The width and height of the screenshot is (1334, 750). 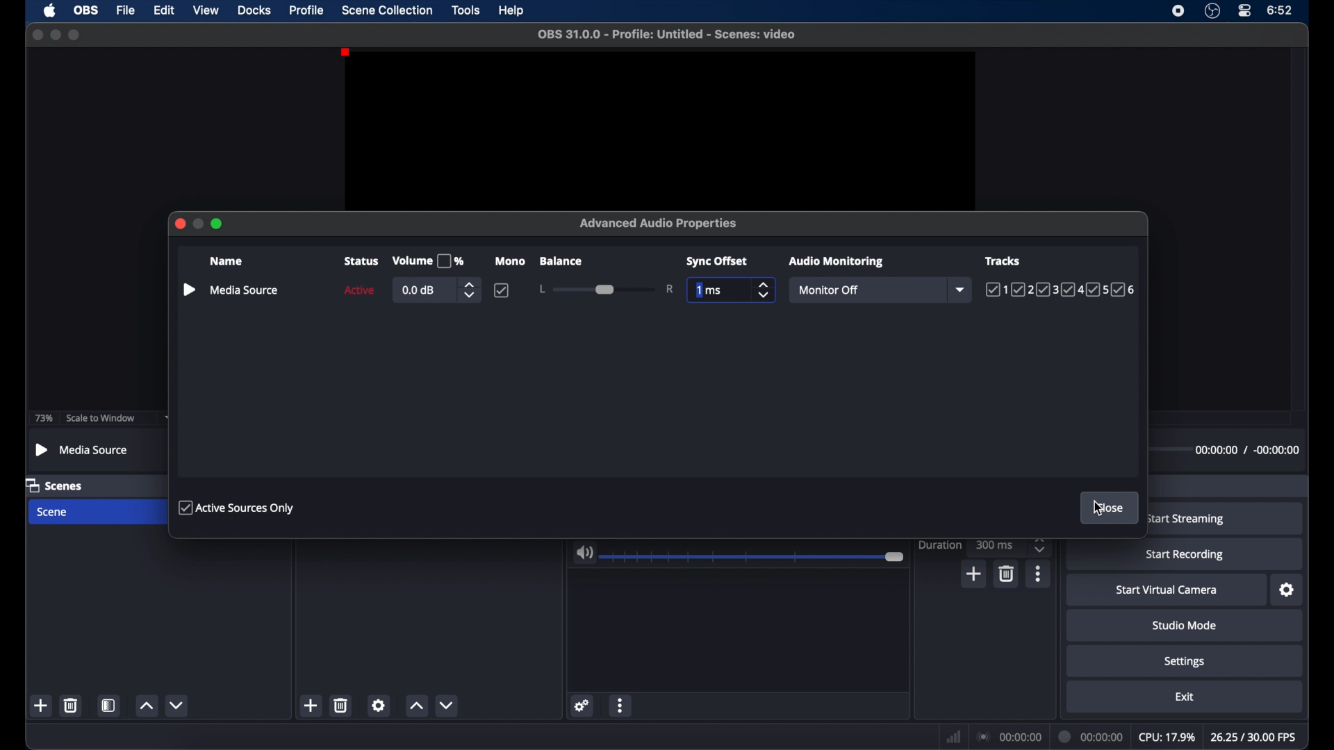 I want to click on sync offset, so click(x=718, y=262).